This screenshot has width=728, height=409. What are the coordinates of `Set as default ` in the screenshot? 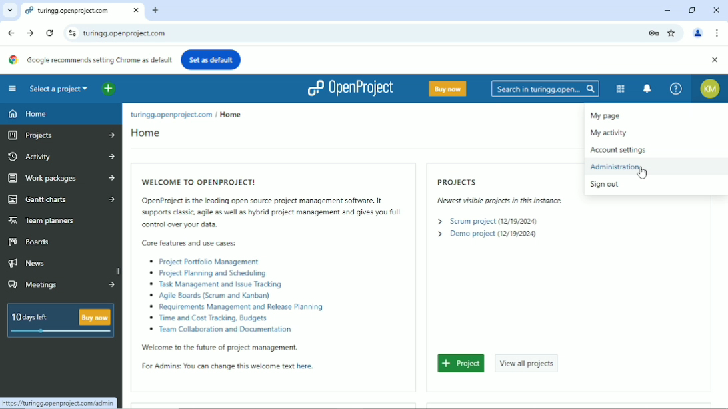 It's located at (211, 59).